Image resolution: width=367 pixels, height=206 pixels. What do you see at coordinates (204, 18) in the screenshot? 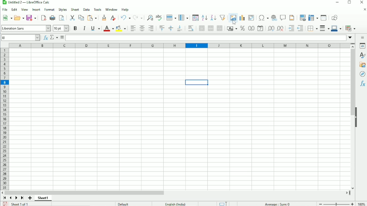
I see `Sort ascending` at bounding box center [204, 18].